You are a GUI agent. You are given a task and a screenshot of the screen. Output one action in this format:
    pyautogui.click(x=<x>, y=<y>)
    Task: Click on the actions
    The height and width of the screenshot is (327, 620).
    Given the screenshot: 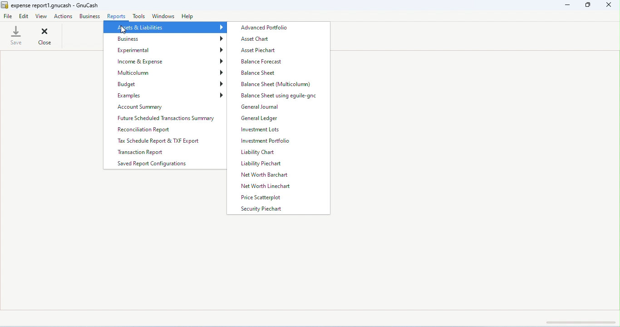 What is the action you would take?
    pyautogui.click(x=64, y=16)
    